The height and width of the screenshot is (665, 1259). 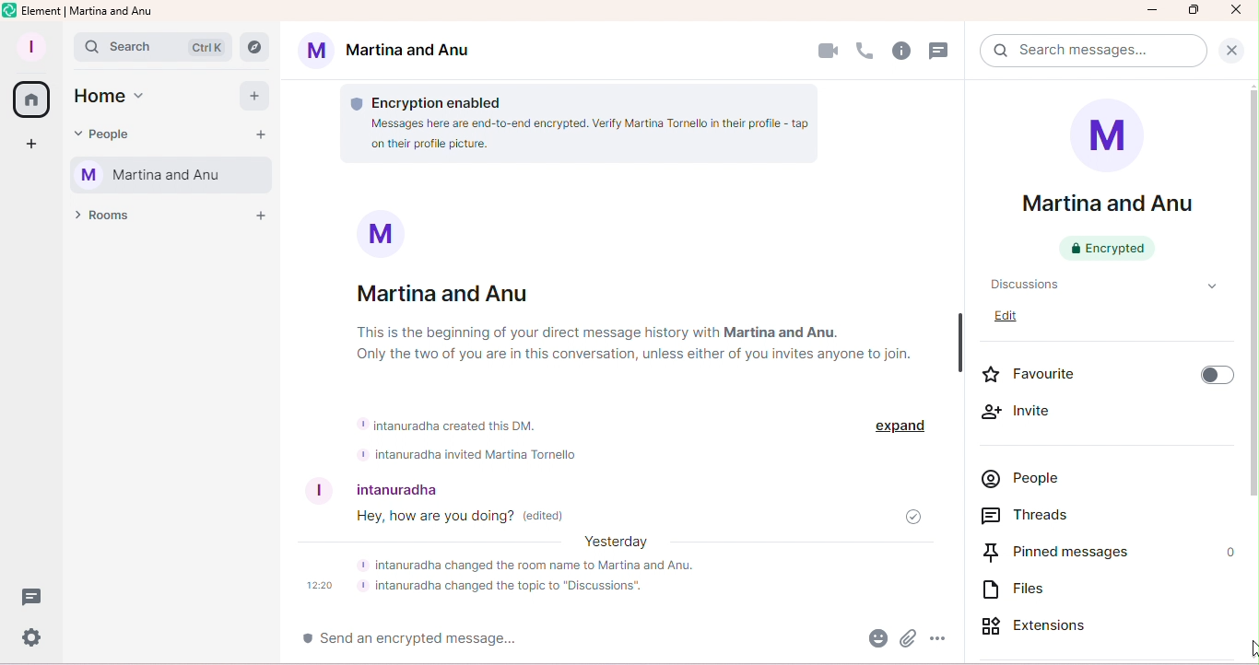 What do you see at coordinates (369, 233) in the screenshot?
I see `Information` at bounding box center [369, 233].